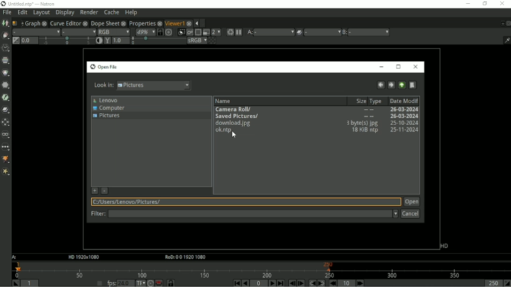  Describe the element at coordinates (6, 172) in the screenshot. I see `Extra` at that location.